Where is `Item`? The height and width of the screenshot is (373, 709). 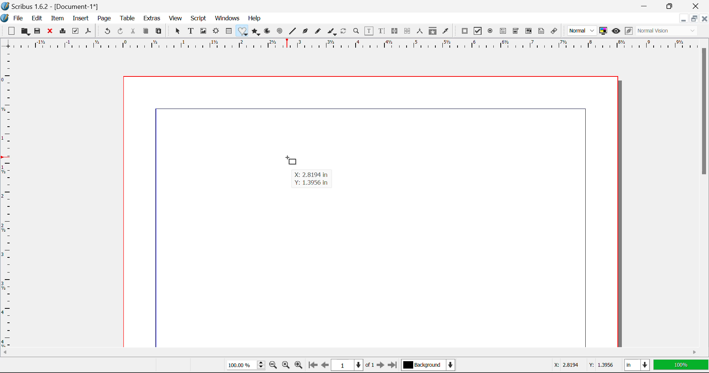
Item is located at coordinates (58, 19).